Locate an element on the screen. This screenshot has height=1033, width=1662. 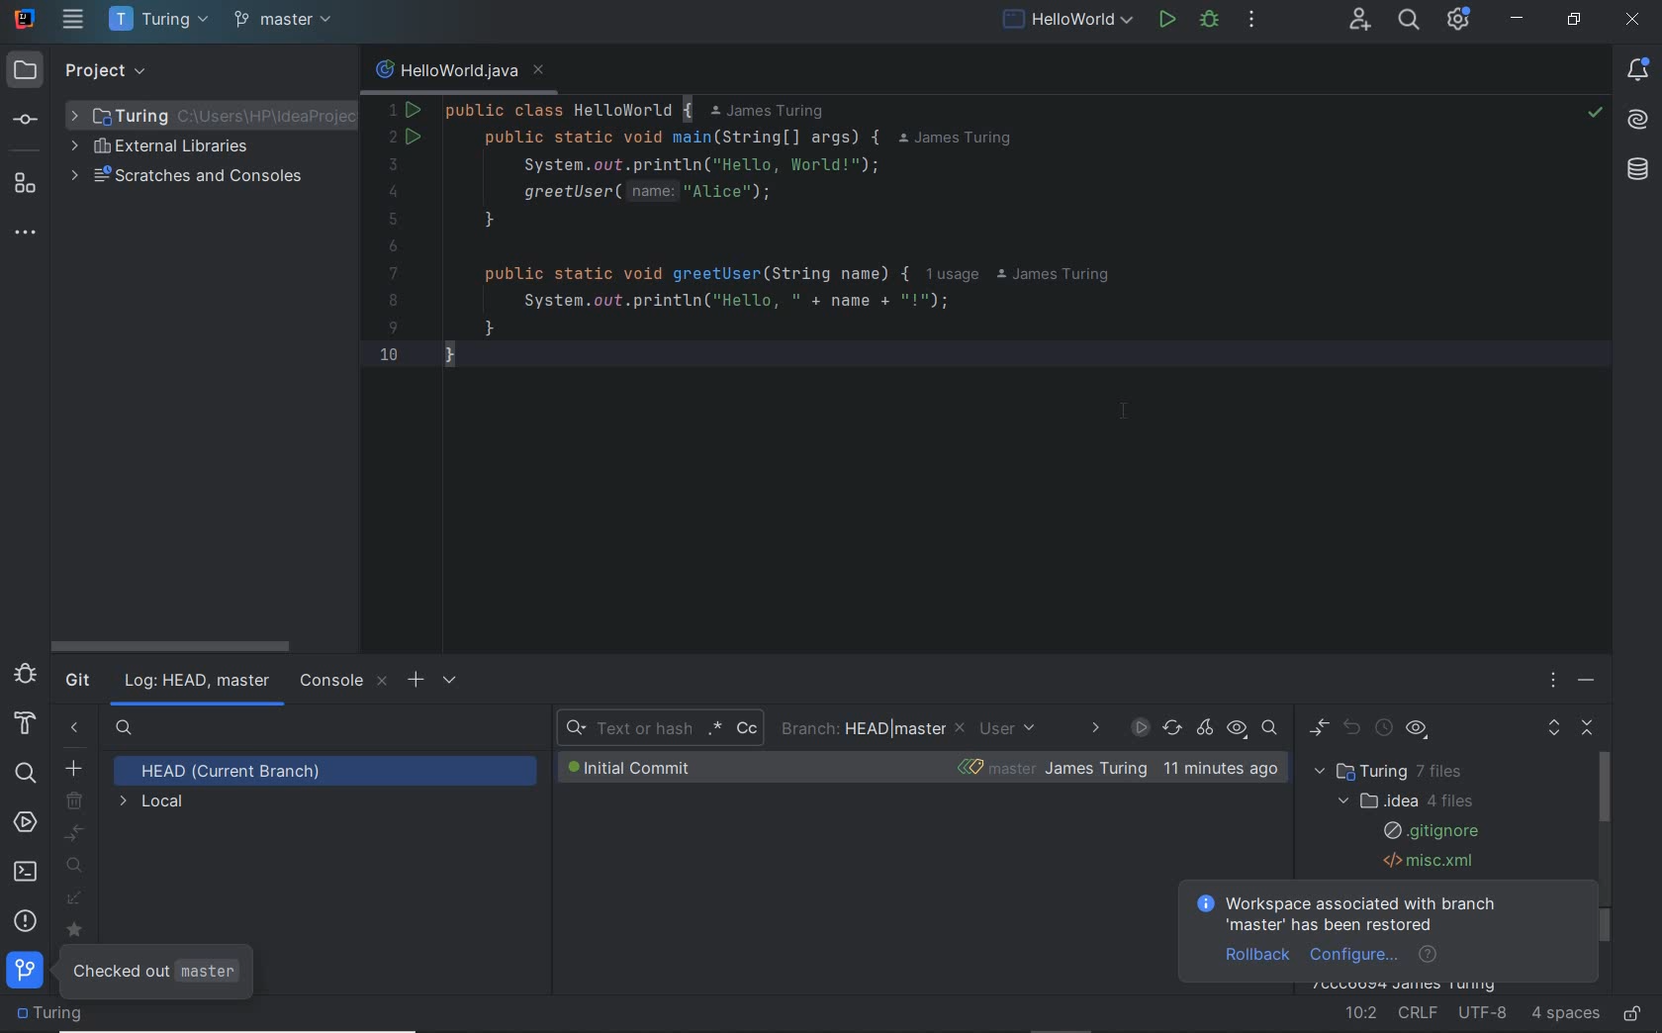
file name is located at coordinates (459, 73).